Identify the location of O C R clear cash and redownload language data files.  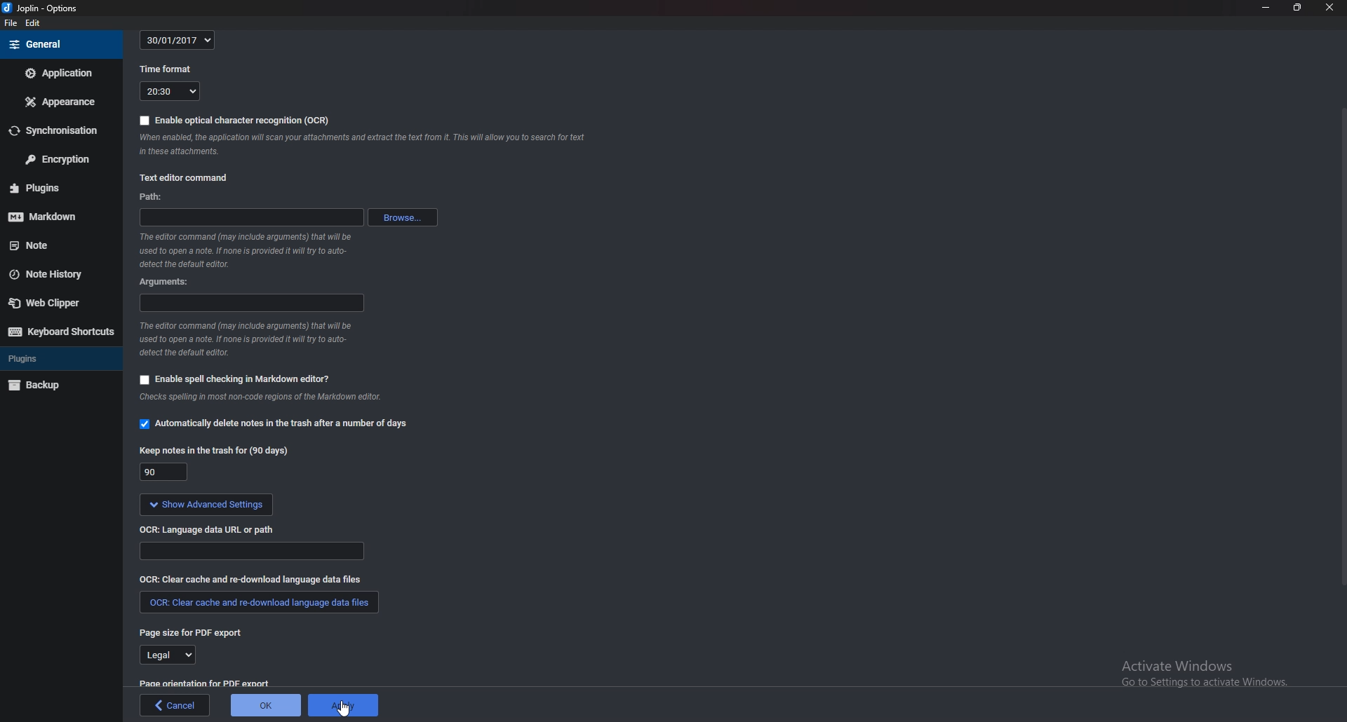
(265, 580).